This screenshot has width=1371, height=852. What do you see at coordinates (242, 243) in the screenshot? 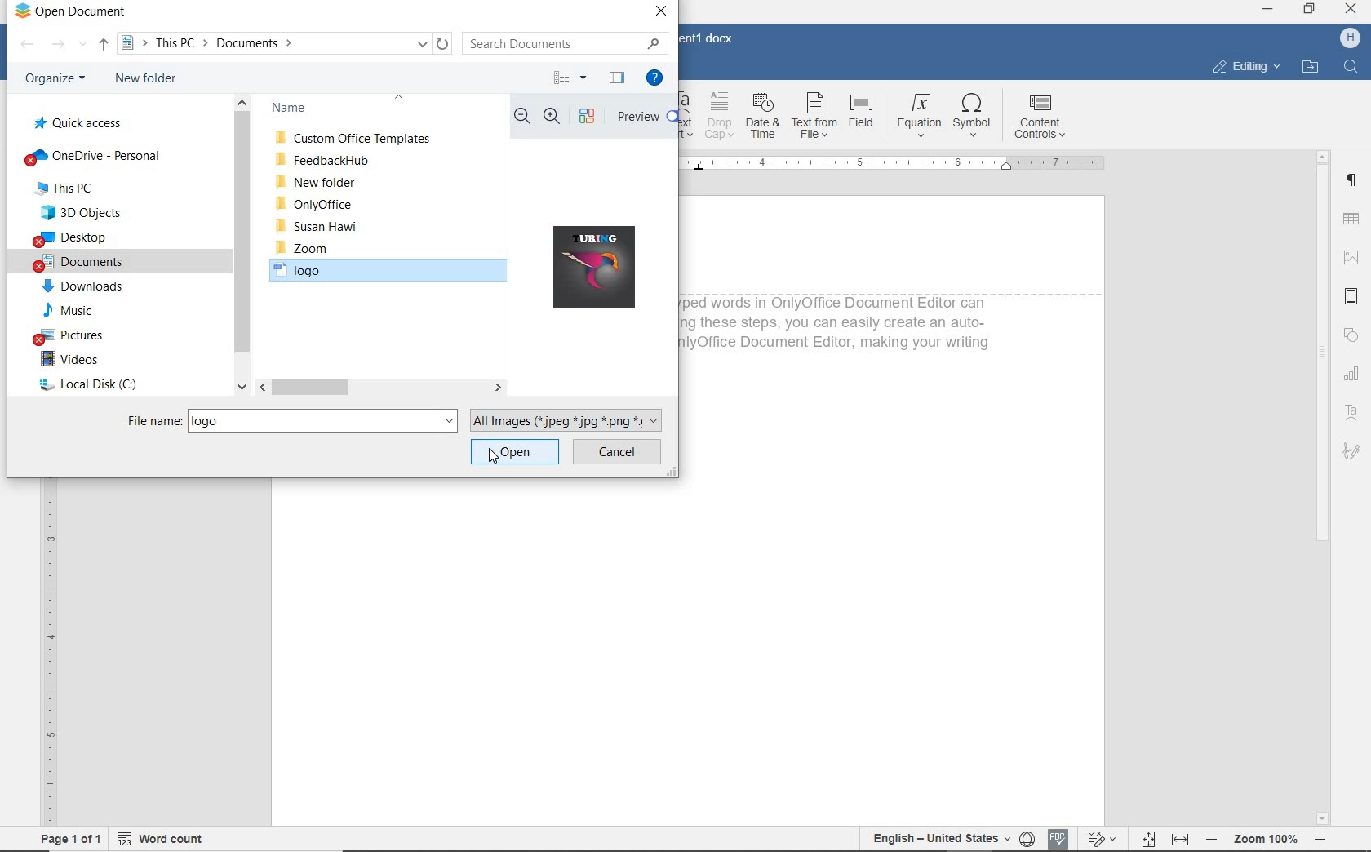
I see `SCROLLBAR` at bounding box center [242, 243].